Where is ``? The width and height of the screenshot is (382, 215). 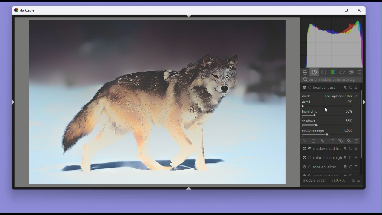
 is located at coordinates (351, 158).